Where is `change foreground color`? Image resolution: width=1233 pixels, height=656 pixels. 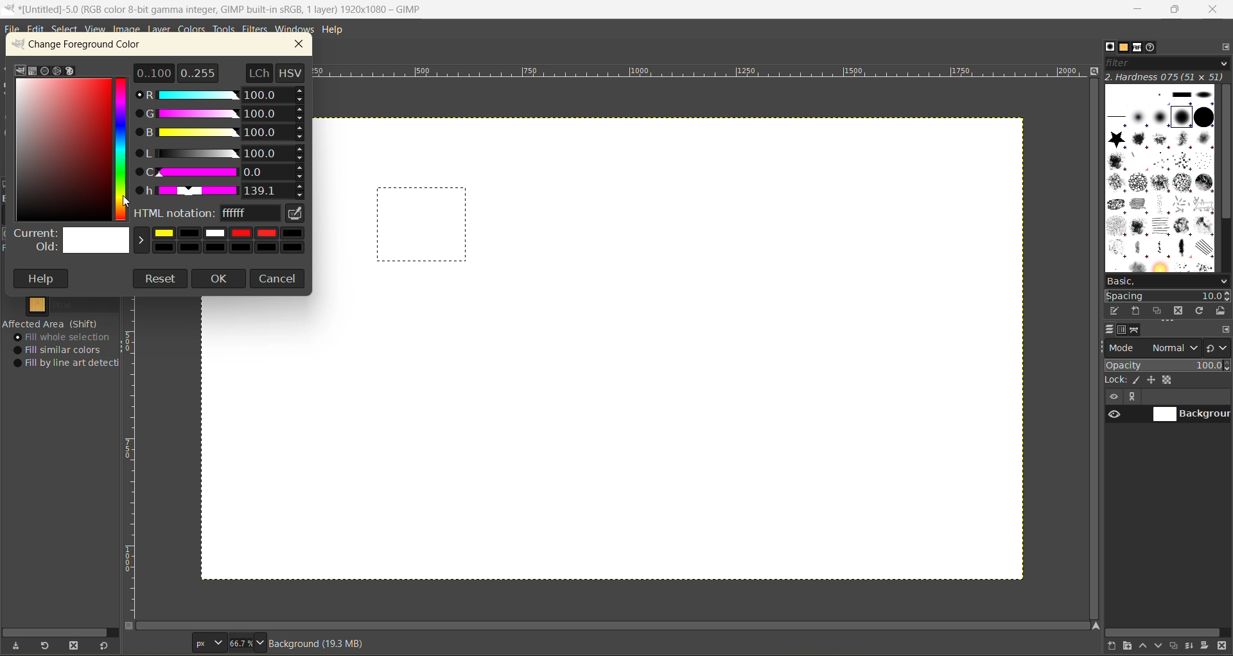
change foreground color is located at coordinates (89, 47).